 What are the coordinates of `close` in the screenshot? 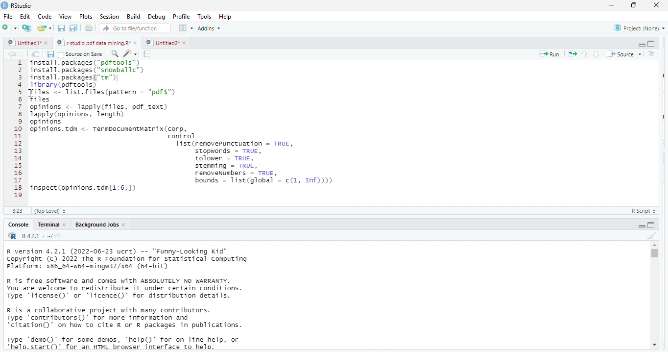 It's located at (657, 5).